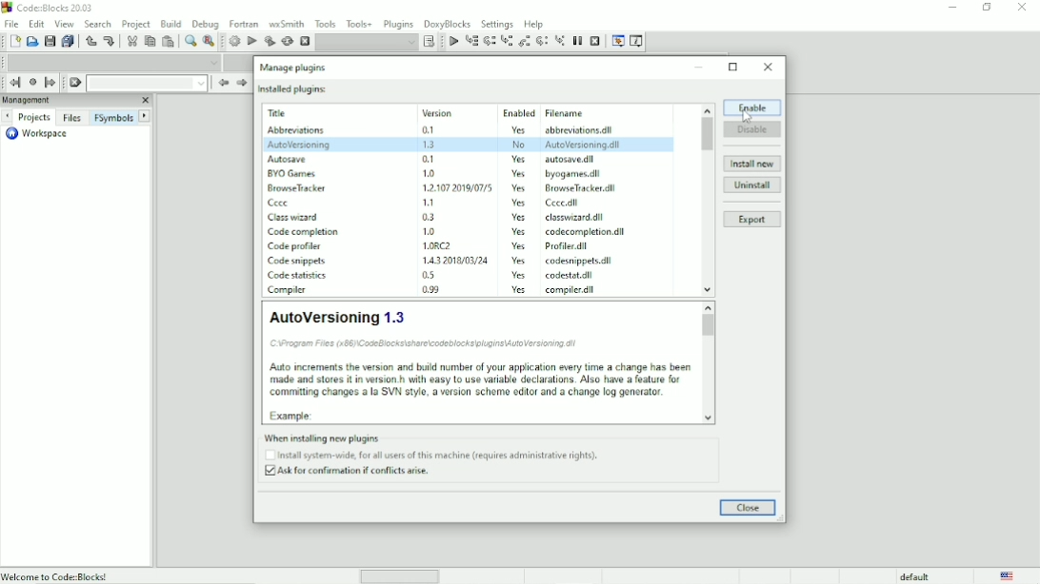 Image resolution: width=1040 pixels, height=584 pixels. I want to click on Yes, so click(521, 188).